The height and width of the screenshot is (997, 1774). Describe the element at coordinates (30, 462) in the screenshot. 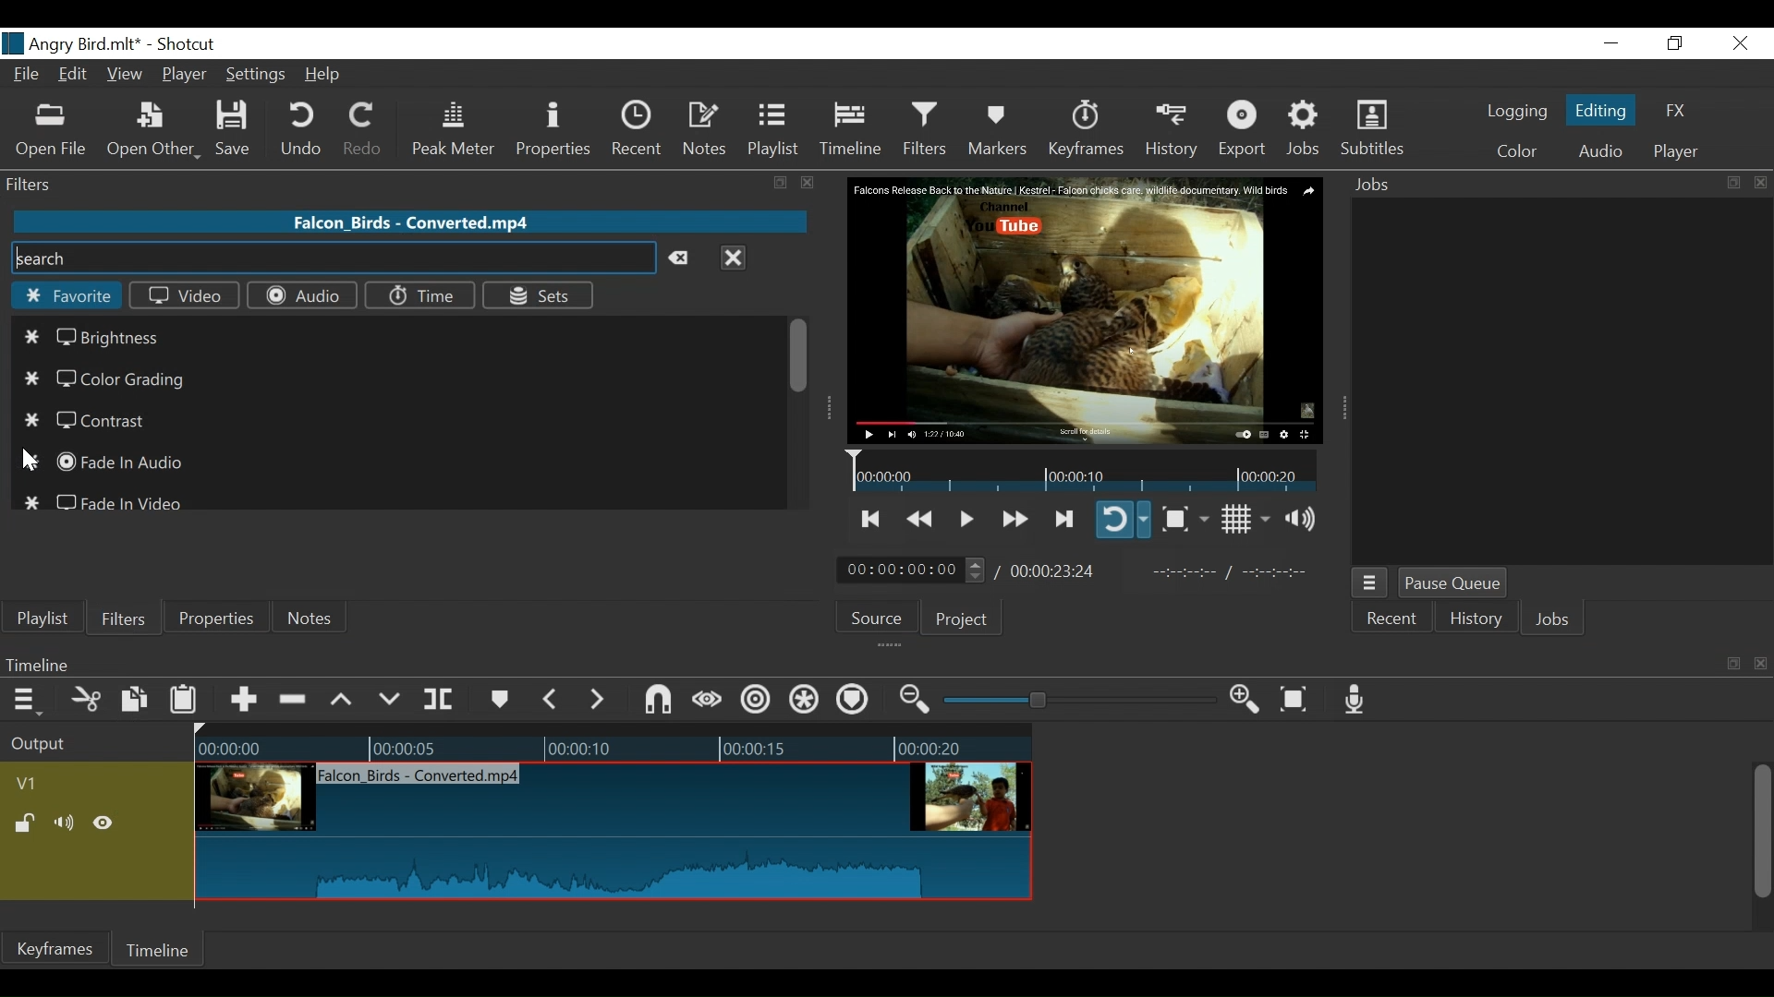

I see `Cursor` at that location.